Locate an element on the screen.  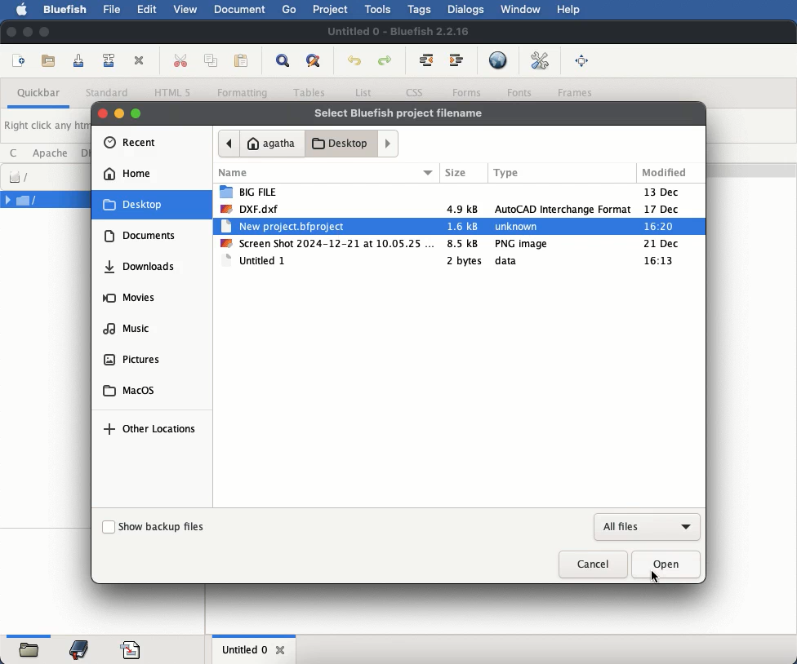
undo is located at coordinates (354, 61).